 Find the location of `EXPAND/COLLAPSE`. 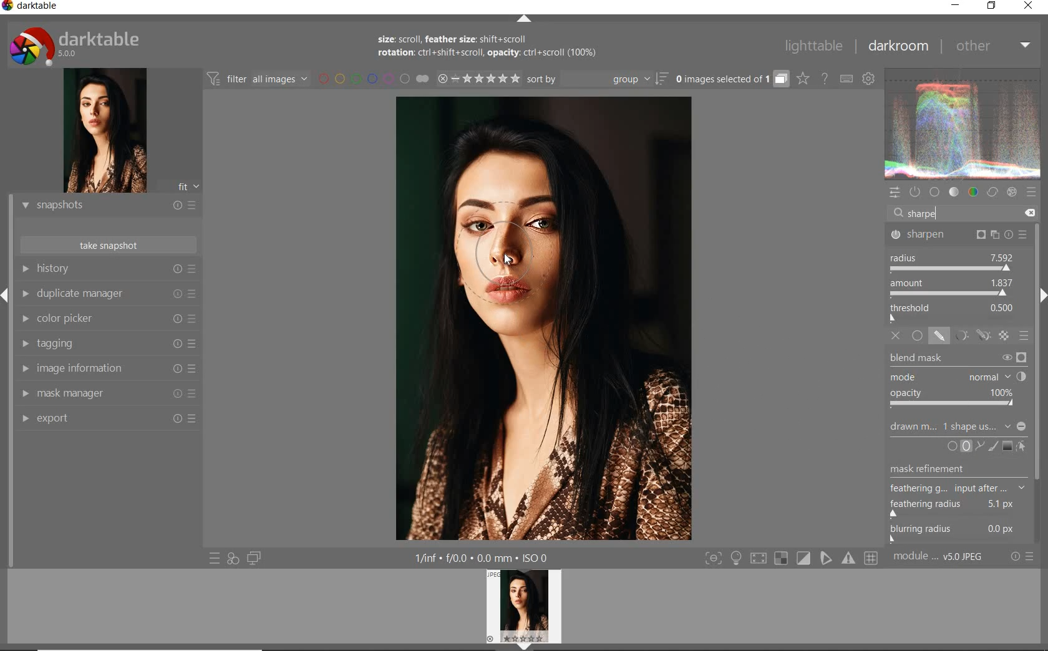

EXPAND/COLLAPSE is located at coordinates (522, 19).